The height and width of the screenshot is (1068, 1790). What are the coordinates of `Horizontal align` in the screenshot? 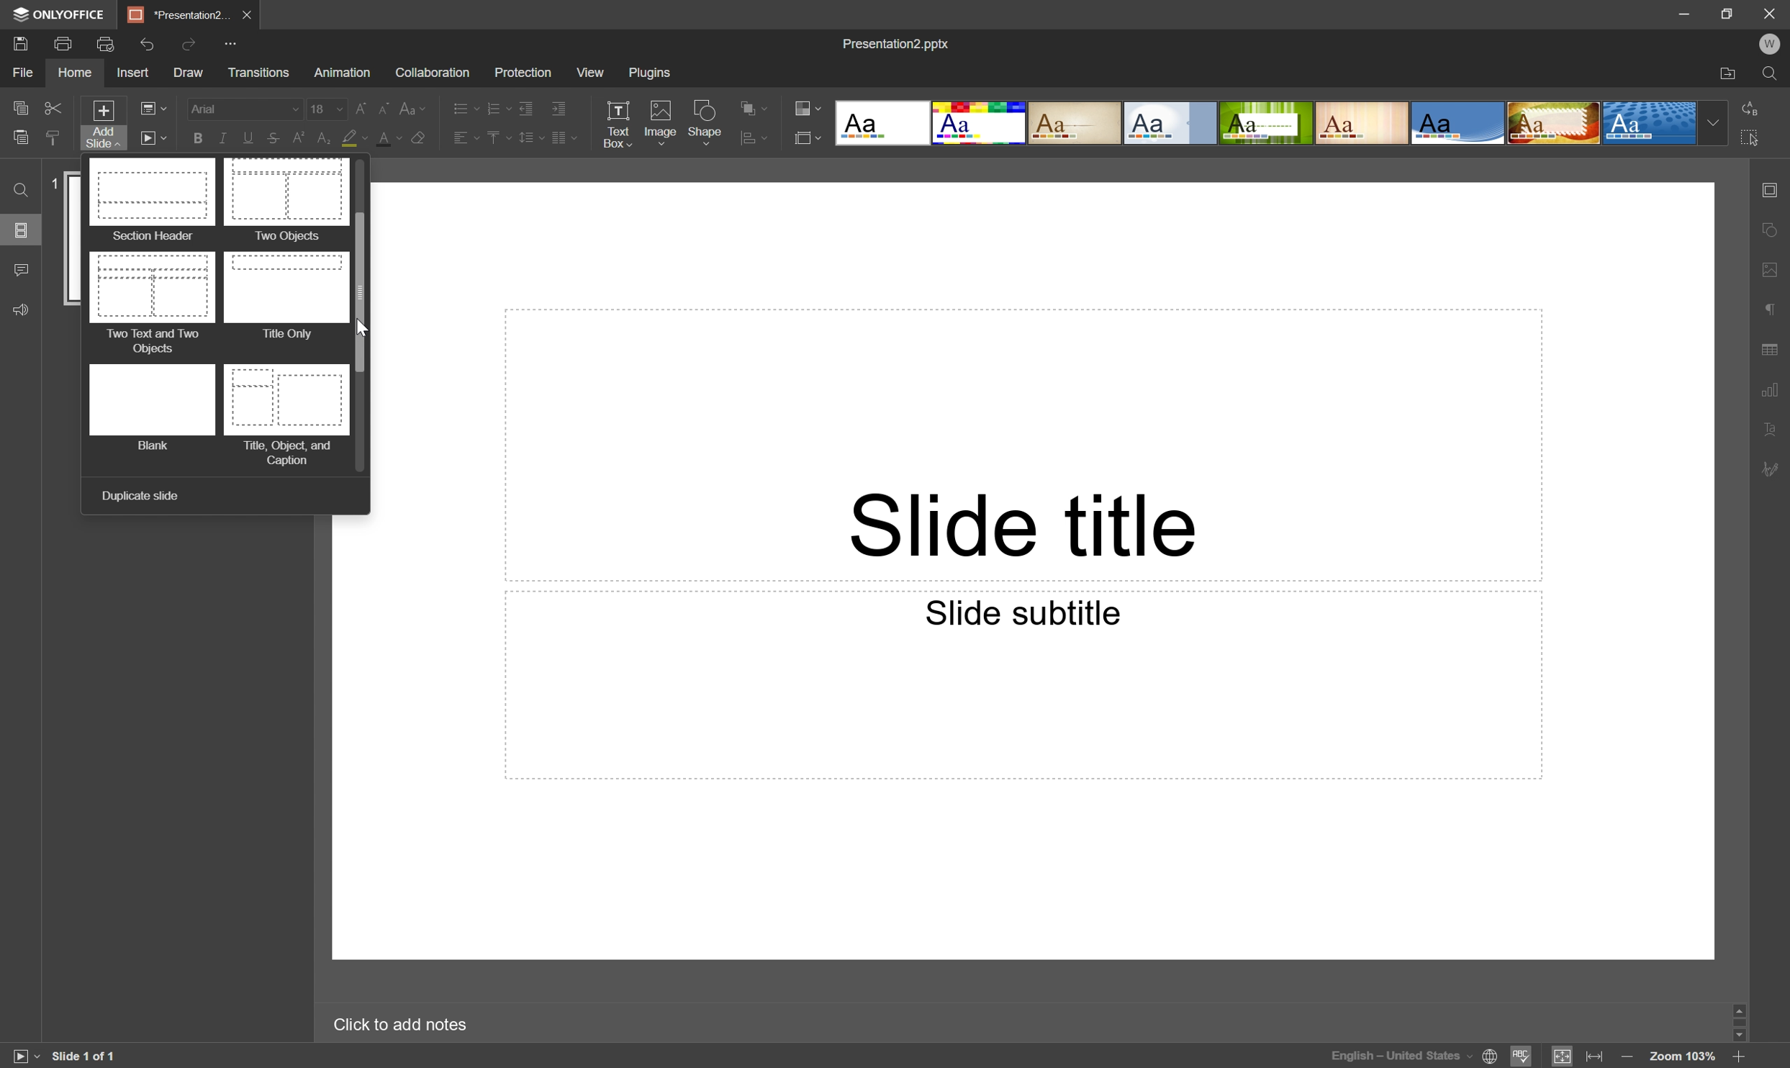 It's located at (458, 137).